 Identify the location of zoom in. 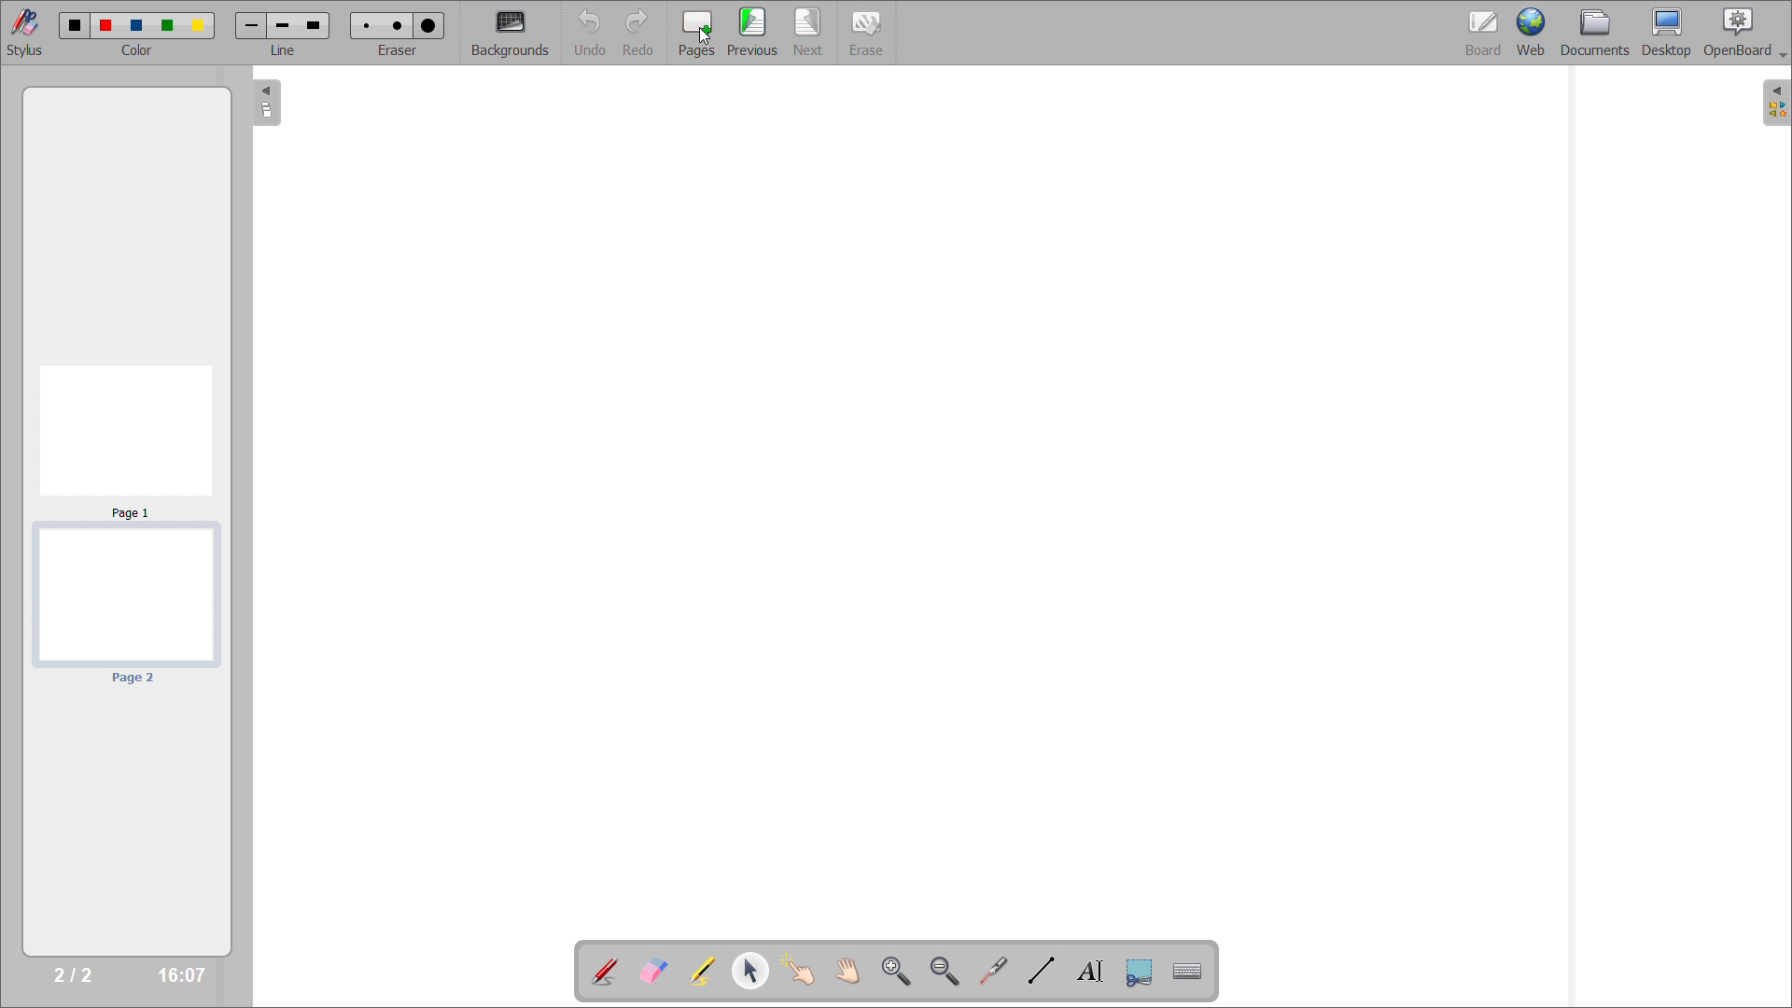
(898, 972).